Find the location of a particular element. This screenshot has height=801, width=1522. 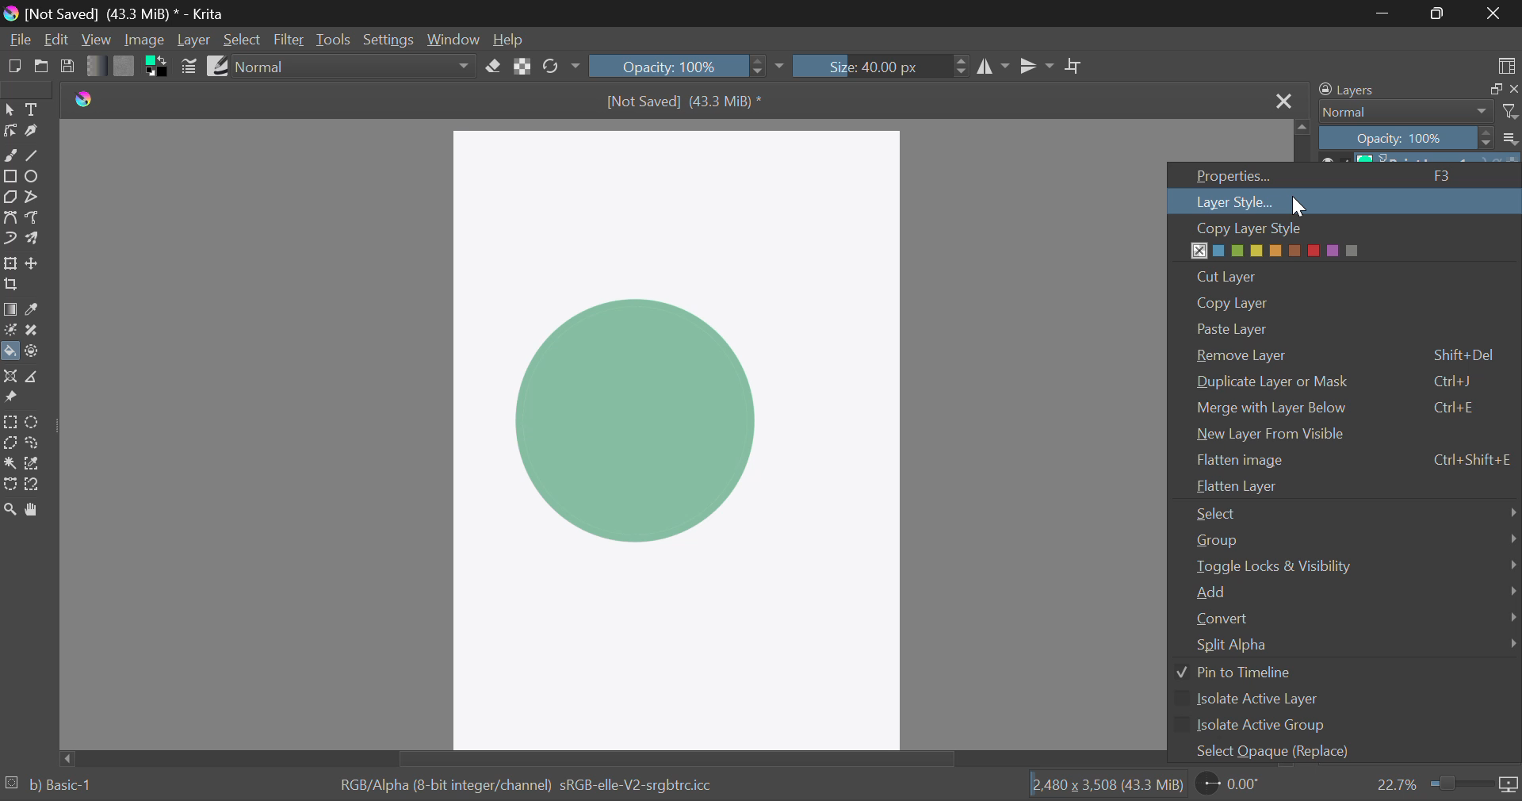

Freehand Path Tool is located at coordinates (33, 217).